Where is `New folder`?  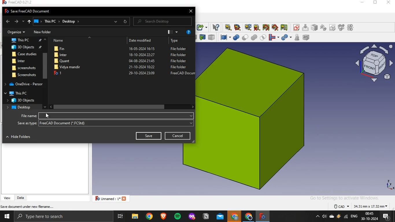
New folder is located at coordinates (43, 32).